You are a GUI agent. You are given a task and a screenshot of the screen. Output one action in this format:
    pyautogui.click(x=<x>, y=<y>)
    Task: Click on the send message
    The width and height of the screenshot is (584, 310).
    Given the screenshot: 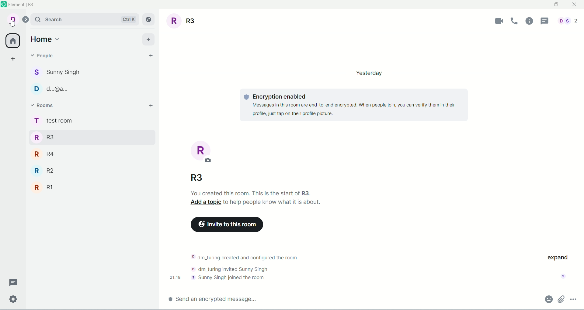 What is the action you would take?
    pyautogui.click(x=215, y=298)
    